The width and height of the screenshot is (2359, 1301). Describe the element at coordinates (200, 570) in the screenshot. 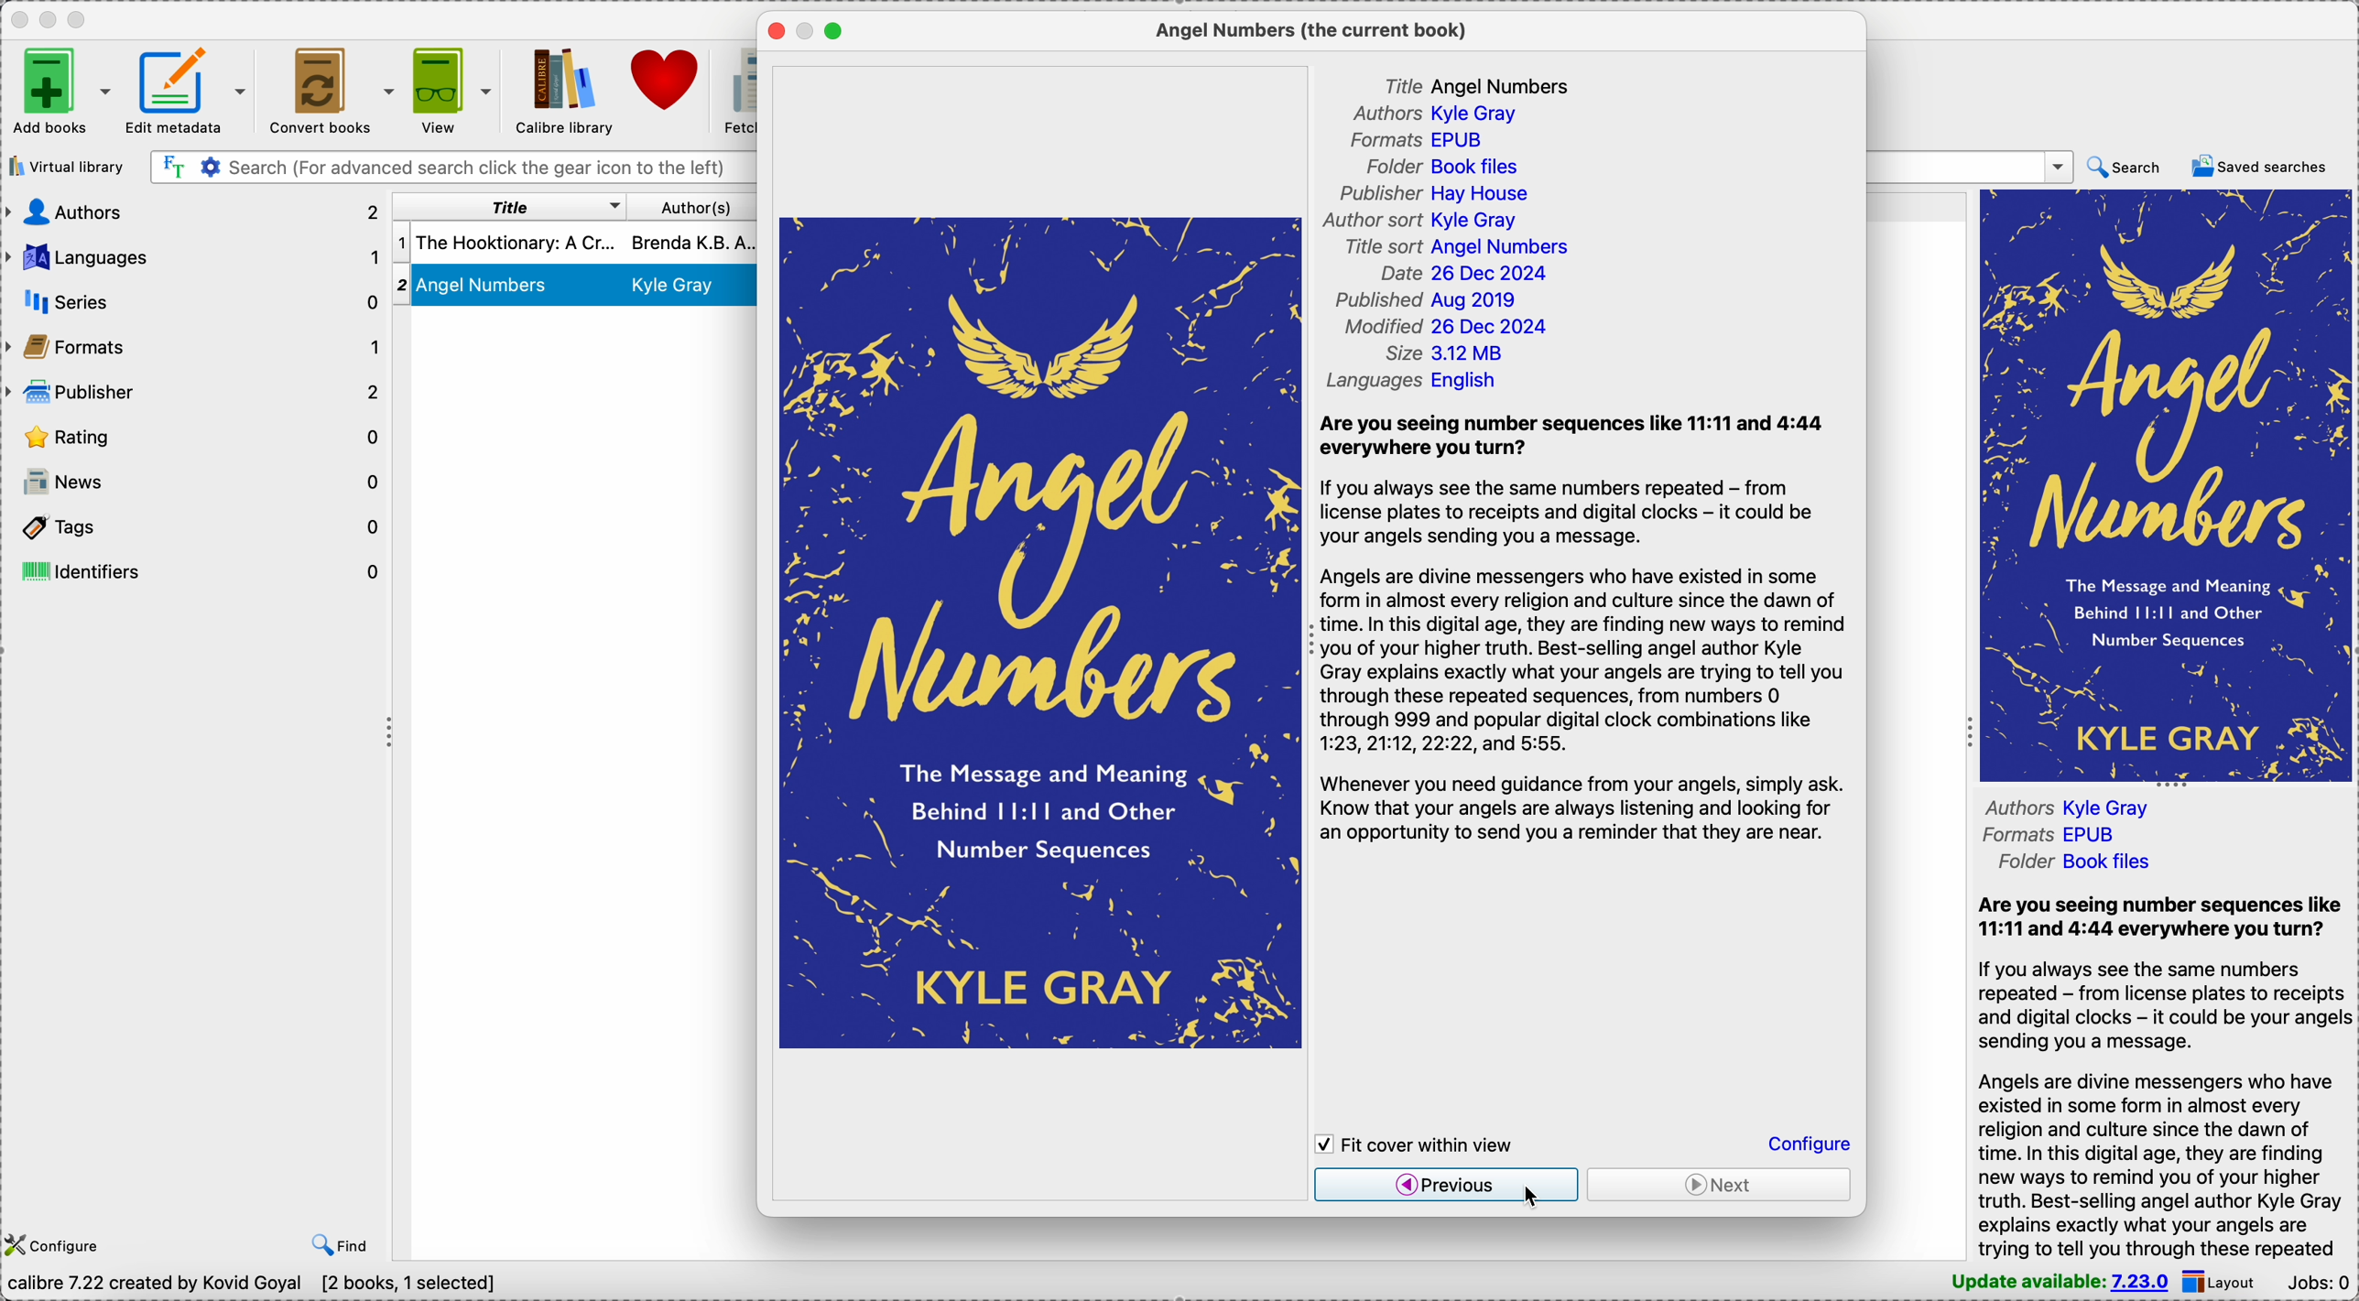

I see `identifiers` at that location.